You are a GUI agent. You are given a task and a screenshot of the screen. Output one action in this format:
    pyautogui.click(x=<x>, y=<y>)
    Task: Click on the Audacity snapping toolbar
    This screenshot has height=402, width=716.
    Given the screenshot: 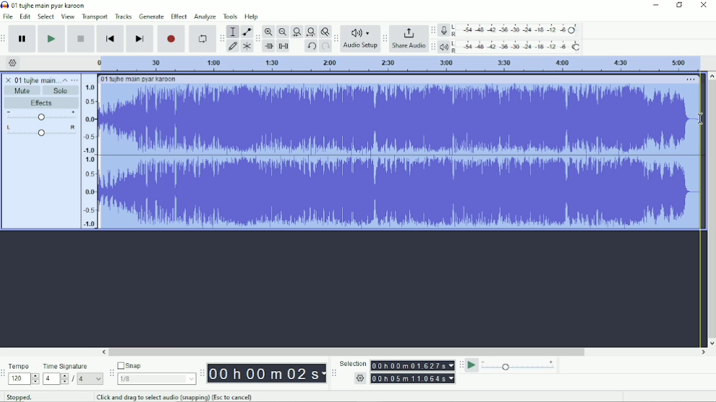 What is the action you would take?
    pyautogui.click(x=111, y=372)
    